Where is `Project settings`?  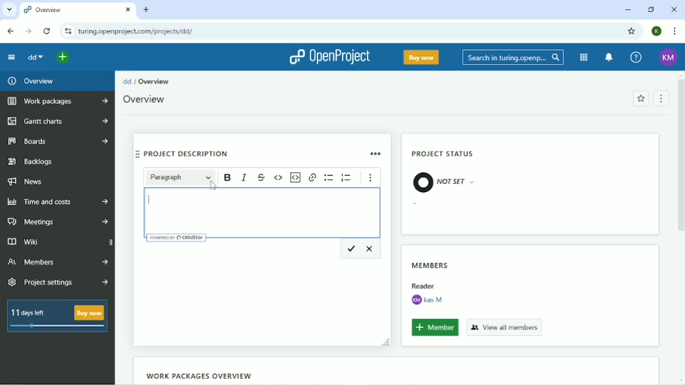
Project settings is located at coordinates (59, 283).